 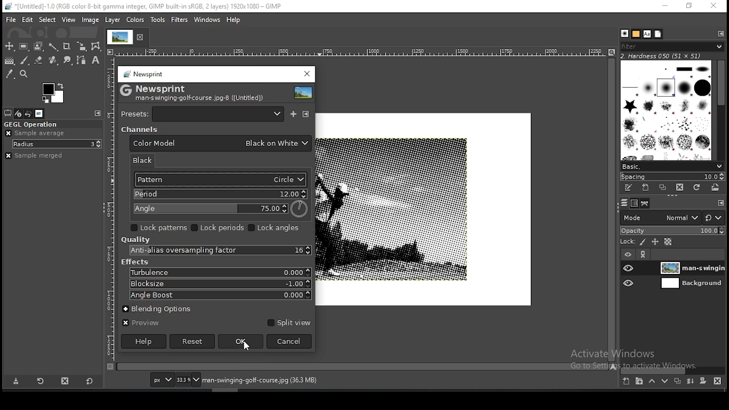 What do you see at coordinates (678, 380) in the screenshot?
I see `duplicate layer` at bounding box center [678, 380].